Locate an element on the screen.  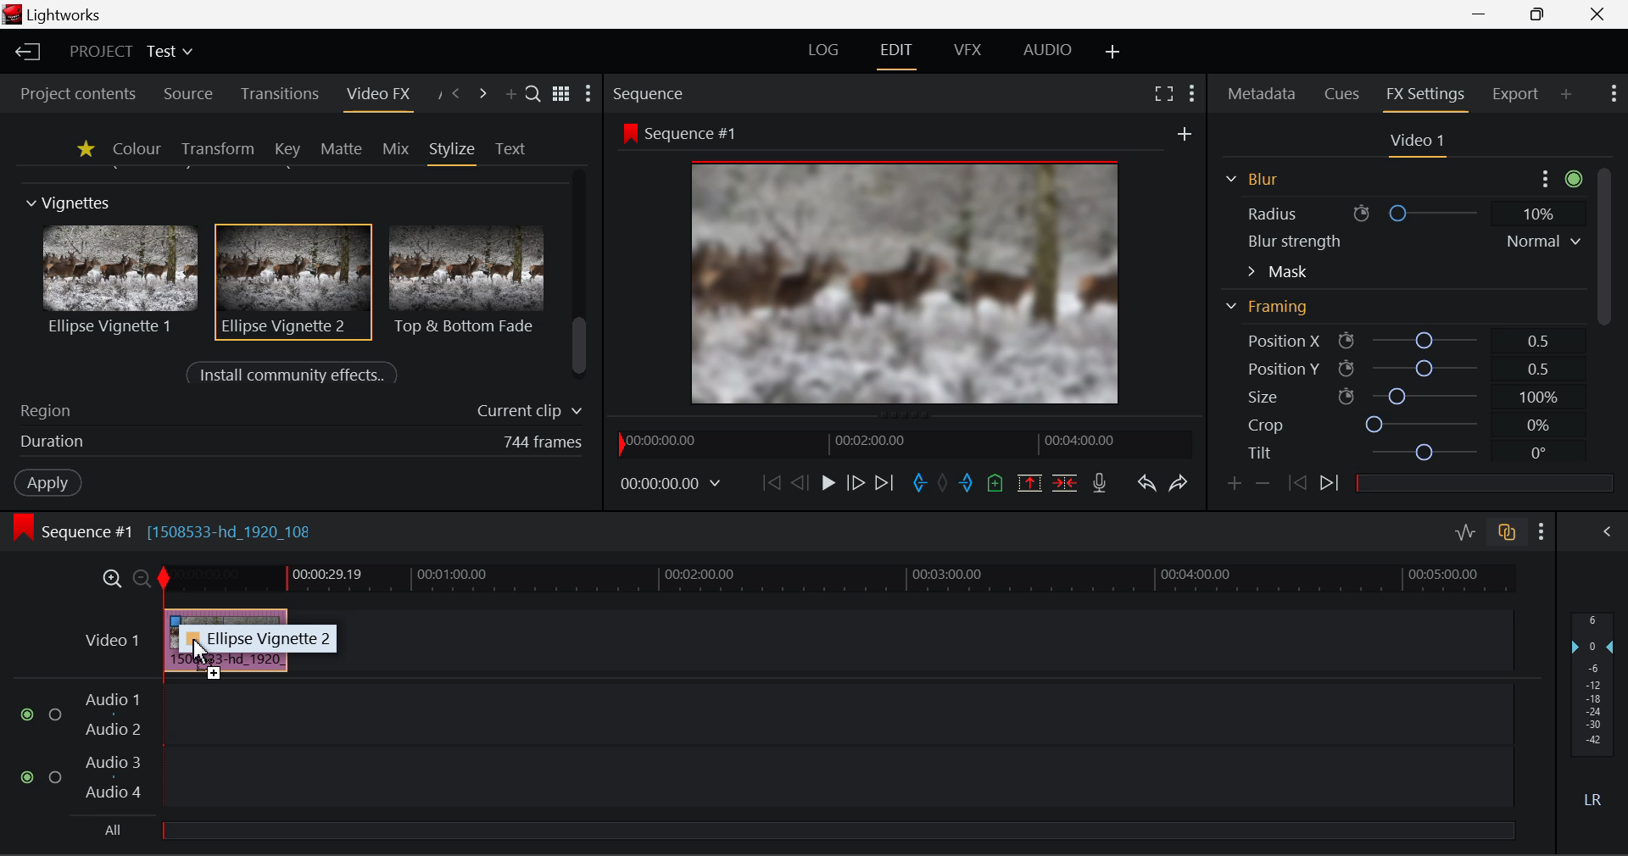
Transform is located at coordinates (217, 148).